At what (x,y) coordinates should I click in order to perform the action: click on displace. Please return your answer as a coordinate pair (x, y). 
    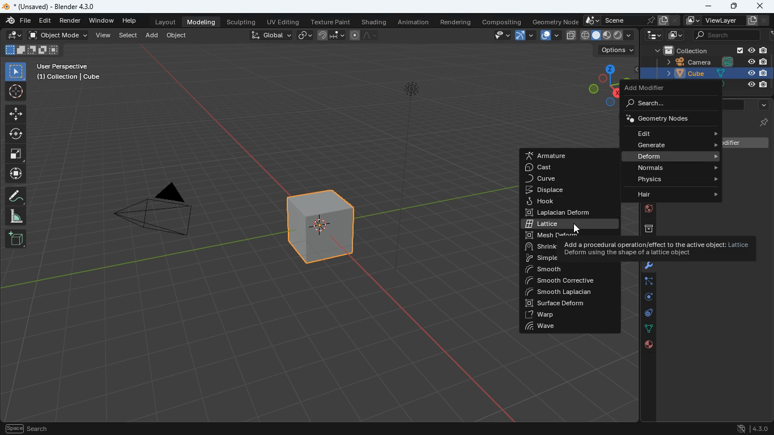
    Looking at the image, I should click on (551, 190).